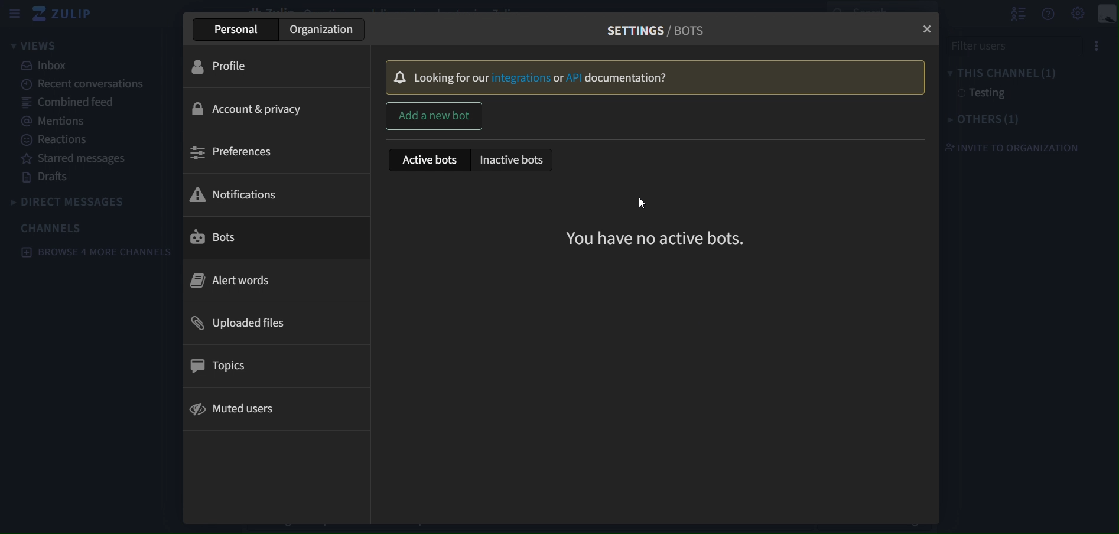  I want to click on looking for our integrations or API documentation?, so click(650, 76).